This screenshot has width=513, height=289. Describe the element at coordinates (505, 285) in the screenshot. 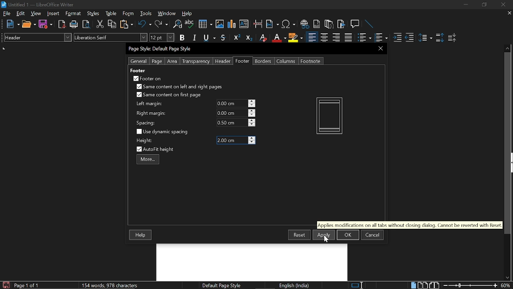

I see `Current zoom hey Cortana` at that location.